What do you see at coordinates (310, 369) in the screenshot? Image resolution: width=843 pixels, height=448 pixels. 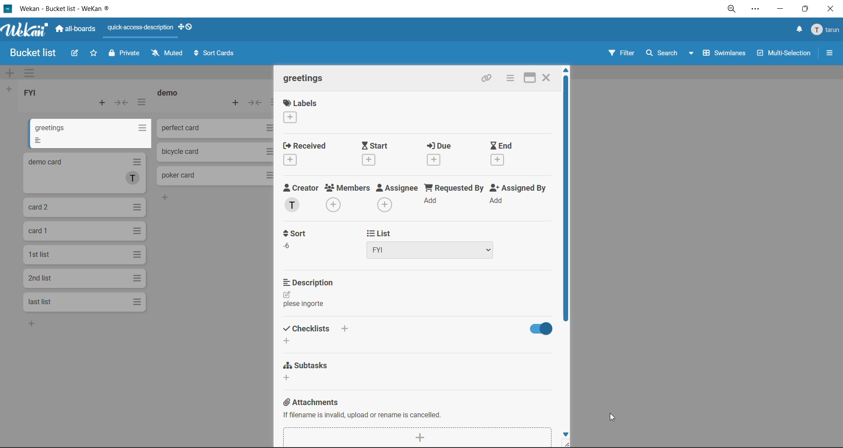 I see `subtasks` at bounding box center [310, 369].